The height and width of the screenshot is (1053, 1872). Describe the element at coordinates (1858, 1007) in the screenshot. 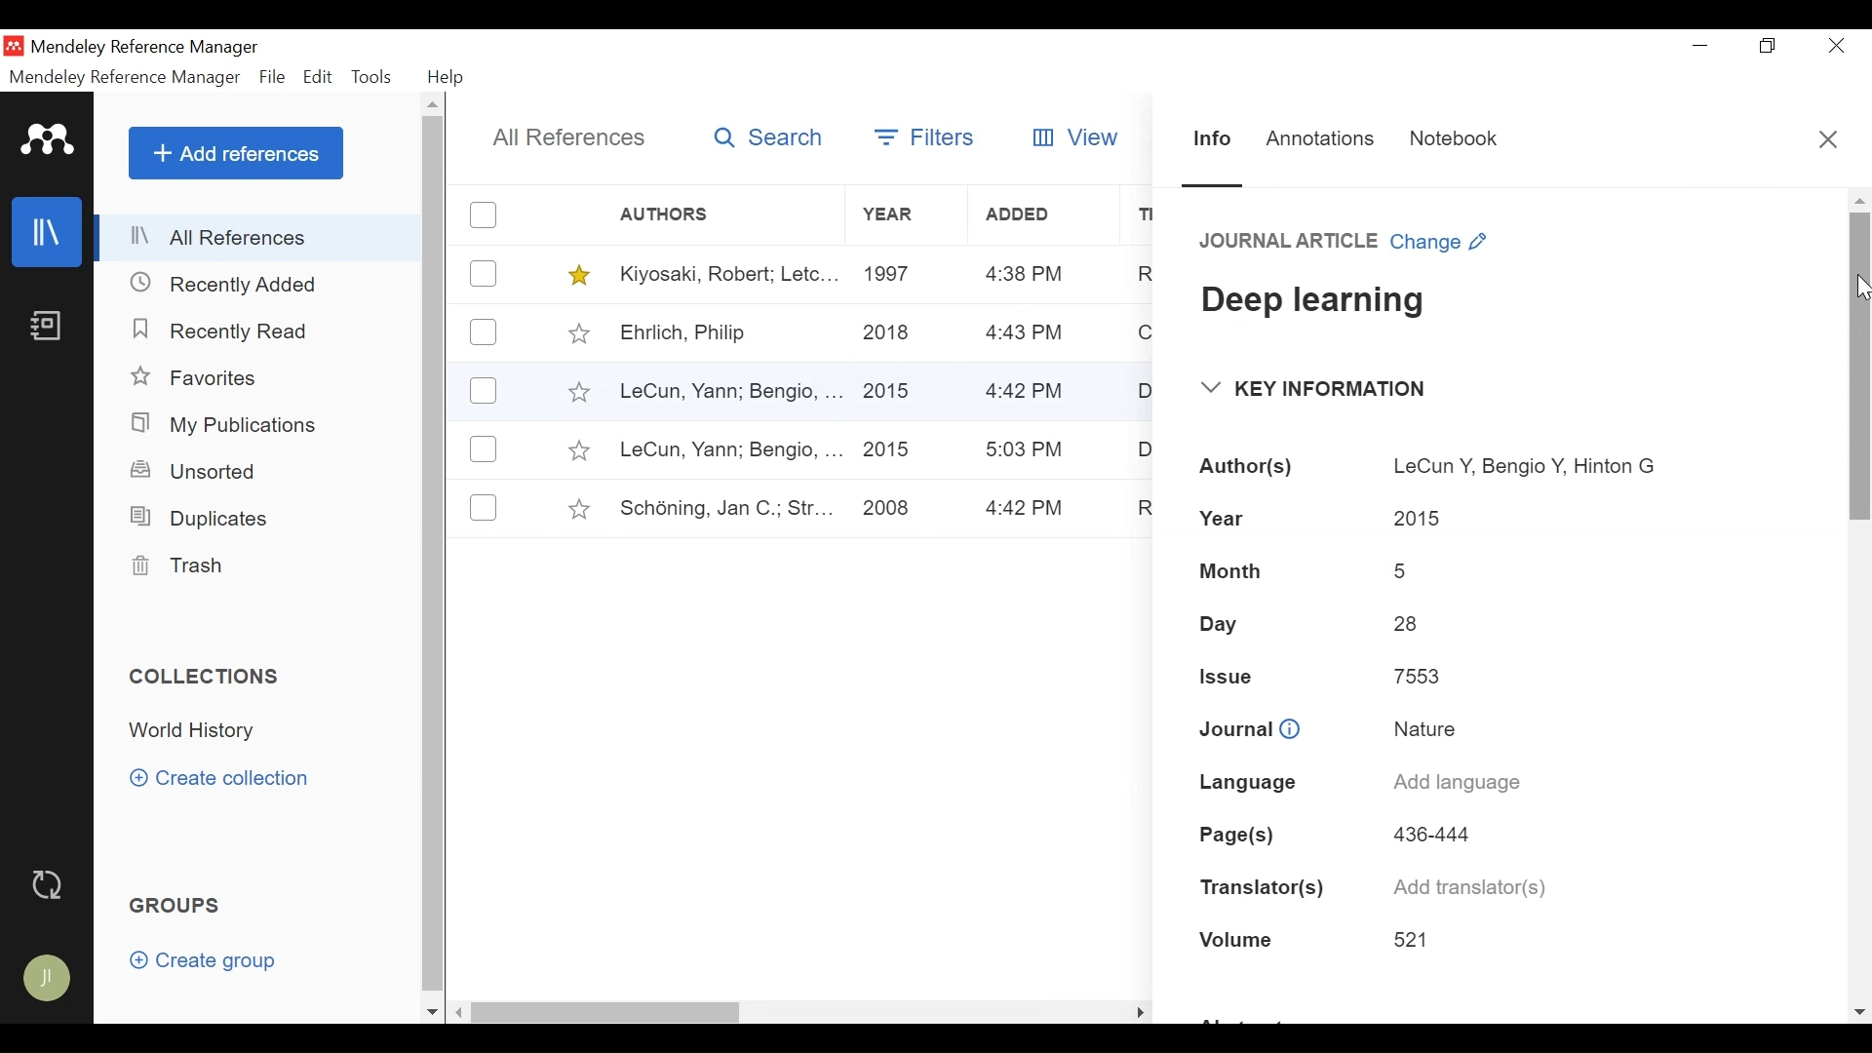

I see `Scroll down` at that location.